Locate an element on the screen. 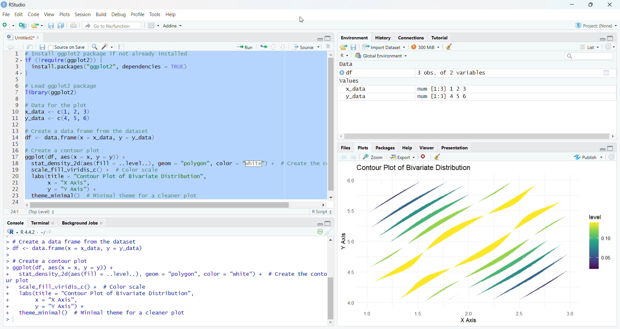 This screenshot has width=620, height=329. Files is located at coordinates (346, 148).